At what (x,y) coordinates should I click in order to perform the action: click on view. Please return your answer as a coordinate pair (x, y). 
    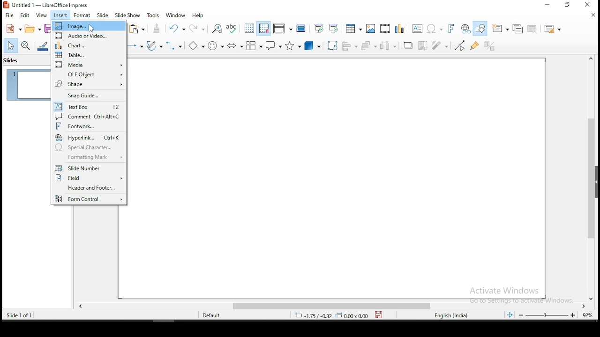
    Looking at the image, I should click on (41, 16).